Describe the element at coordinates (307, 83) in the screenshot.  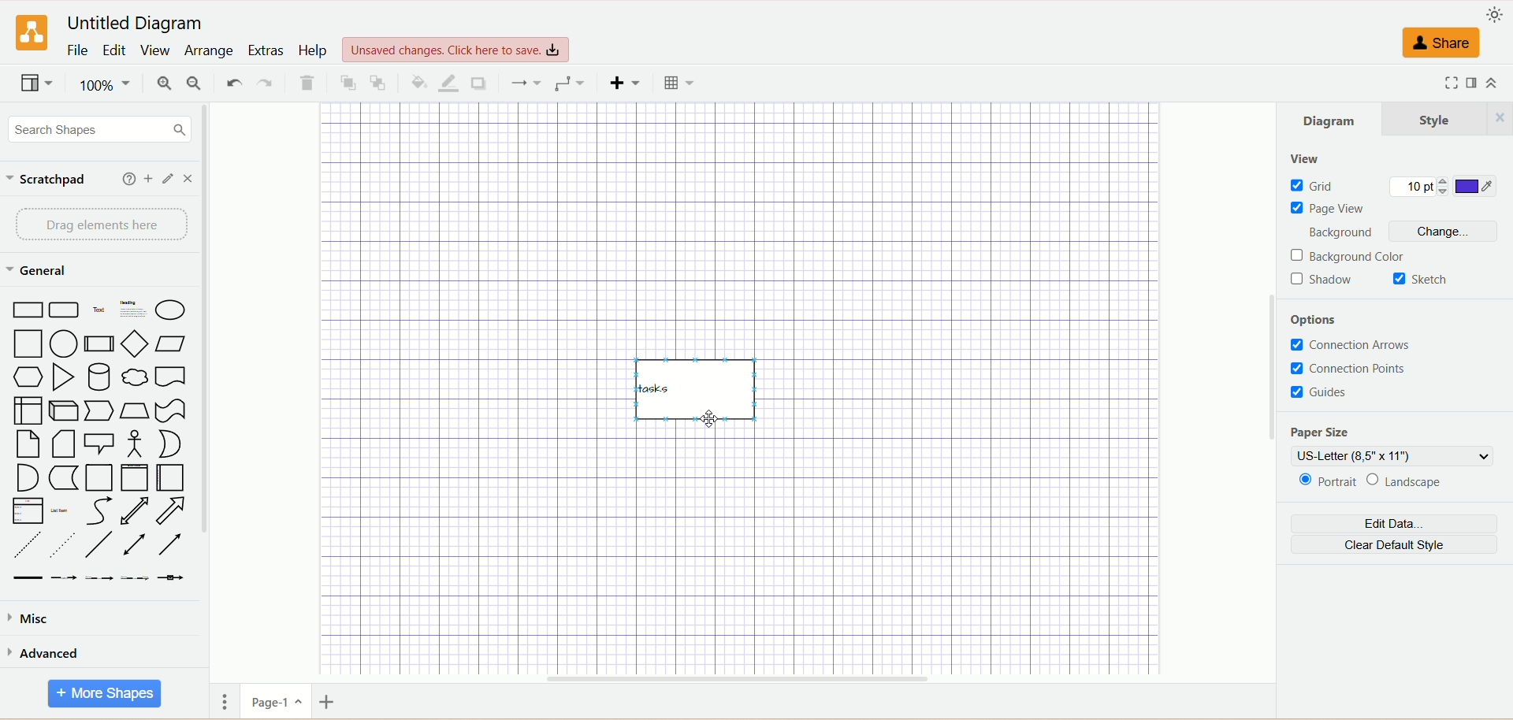
I see `delete` at that location.